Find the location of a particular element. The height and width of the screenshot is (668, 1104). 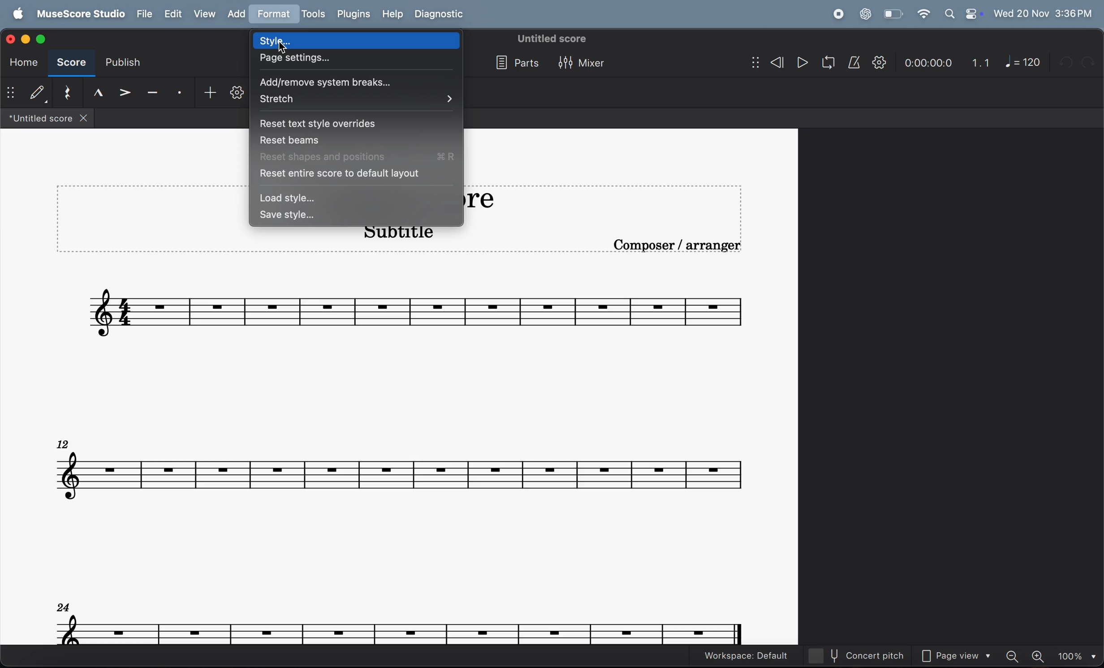

record is located at coordinates (838, 14).